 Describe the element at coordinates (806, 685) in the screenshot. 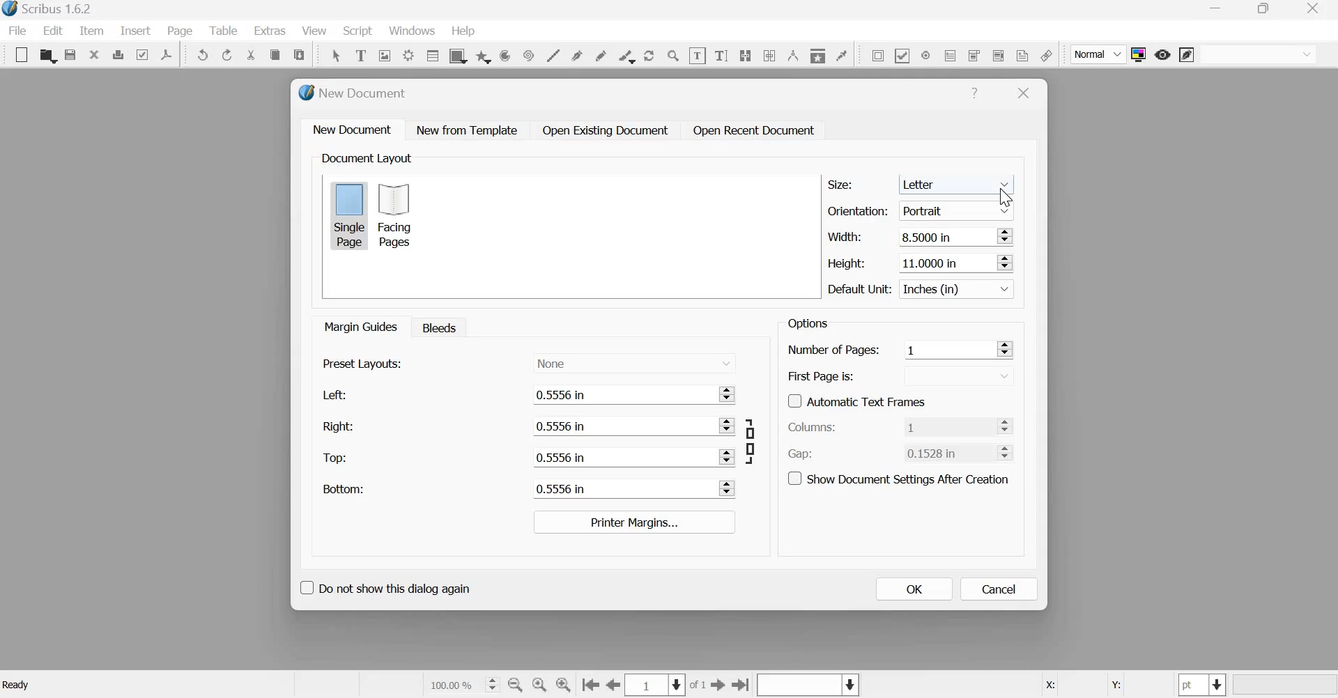

I see `Select the current layer` at that location.